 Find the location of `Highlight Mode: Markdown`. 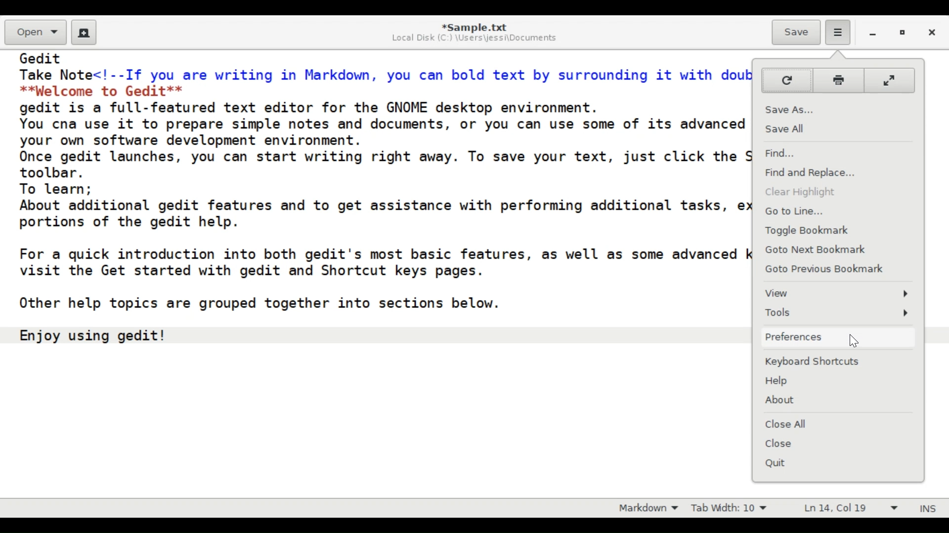

Highlight Mode: Markdown is located at coordinates (645, 507).